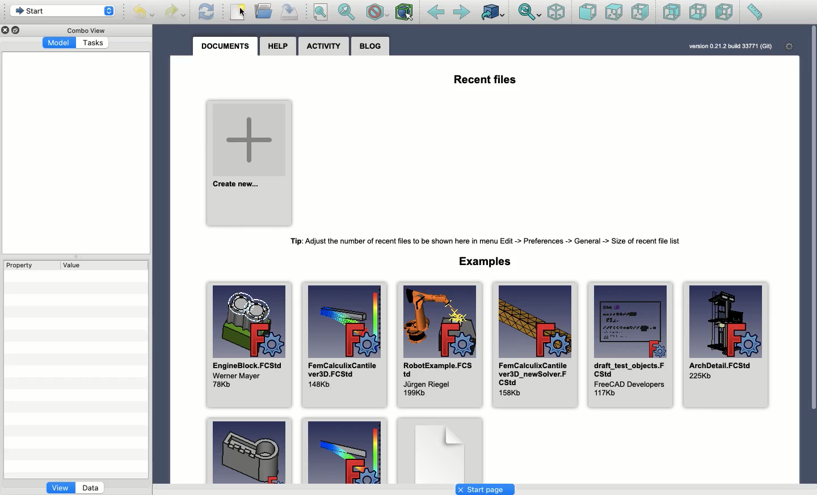 This screenshot has height=495, width=817. What do you see at coordinates (812, 253) in the screenshot?
I see `Scroll` at bounding box center [812, 253].